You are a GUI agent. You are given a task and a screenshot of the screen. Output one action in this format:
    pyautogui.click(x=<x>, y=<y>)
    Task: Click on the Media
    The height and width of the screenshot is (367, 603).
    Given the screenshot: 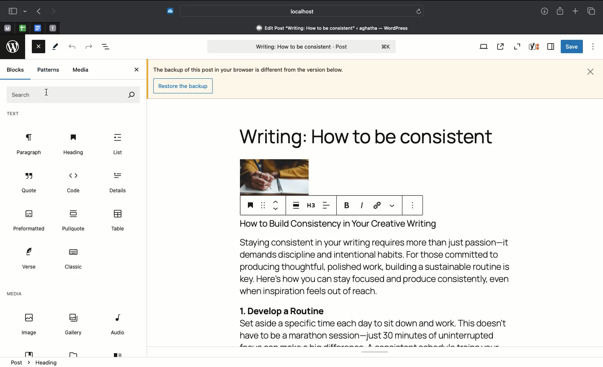 What is the action you would take?
    pyautogui.click(x=81, y=70)
    